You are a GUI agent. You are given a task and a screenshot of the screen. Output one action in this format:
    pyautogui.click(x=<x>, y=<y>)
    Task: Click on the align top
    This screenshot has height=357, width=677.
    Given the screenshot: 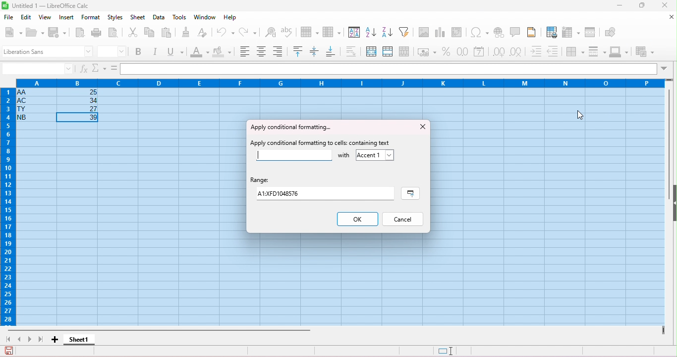 What is the action you would take?
    pyautogui.click(x=299, y=51)
    